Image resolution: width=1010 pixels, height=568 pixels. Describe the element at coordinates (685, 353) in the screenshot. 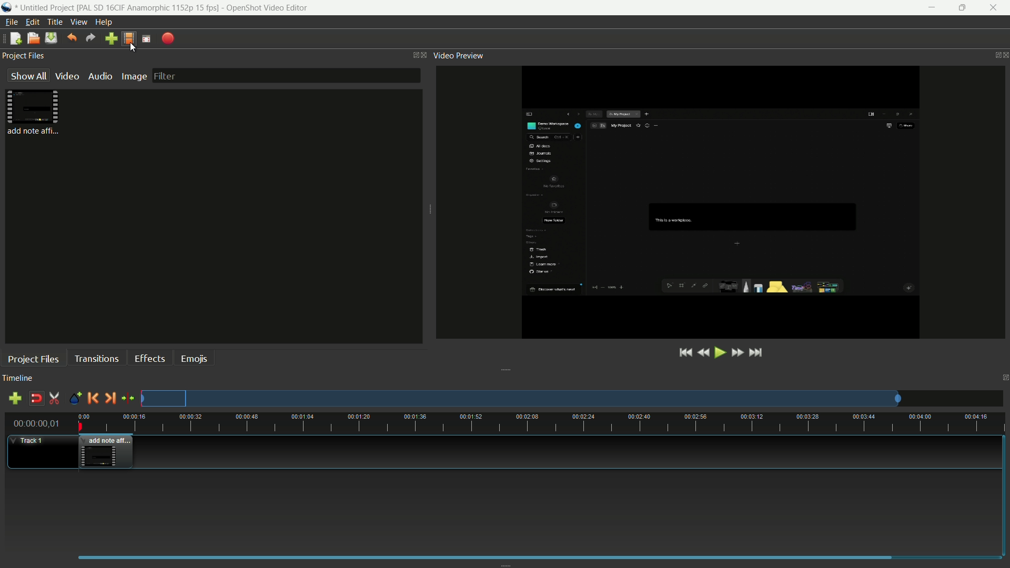

I see `jump to start` at that location.